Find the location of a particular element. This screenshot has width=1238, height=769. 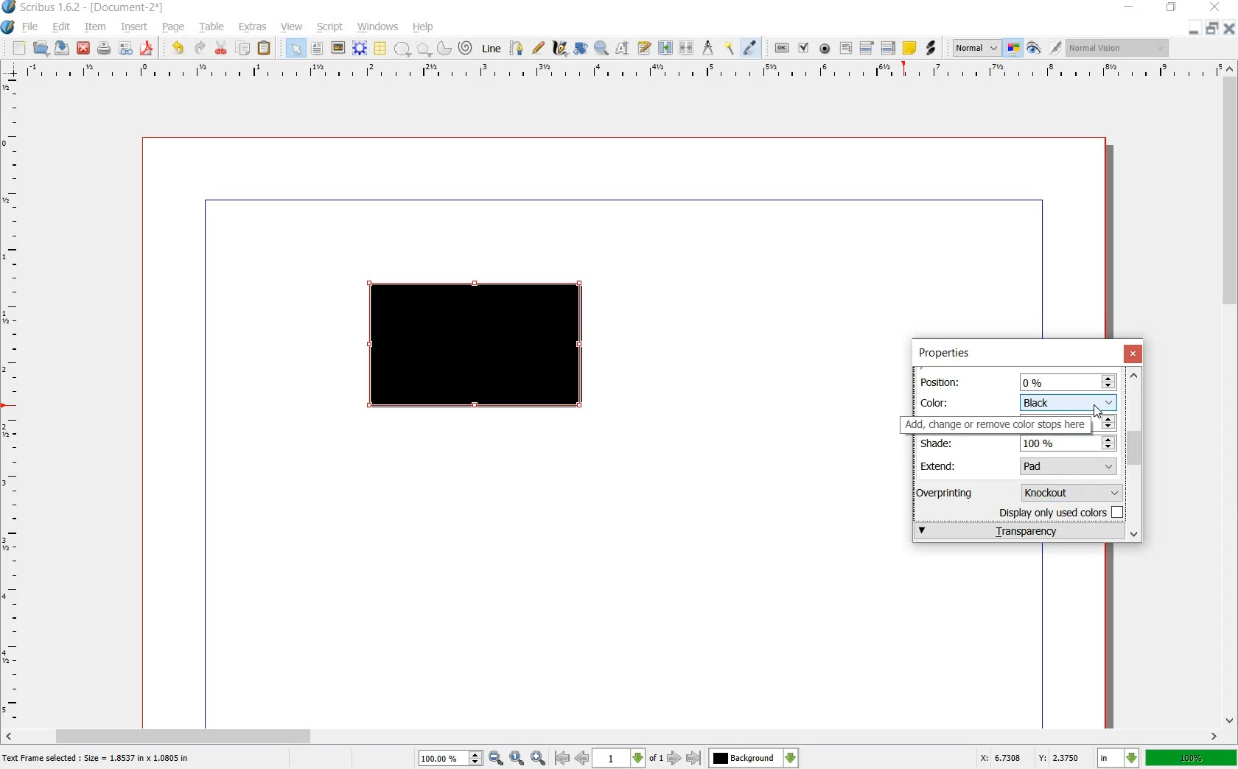

add change or remove color stops here is located at coordinates (996, 424).